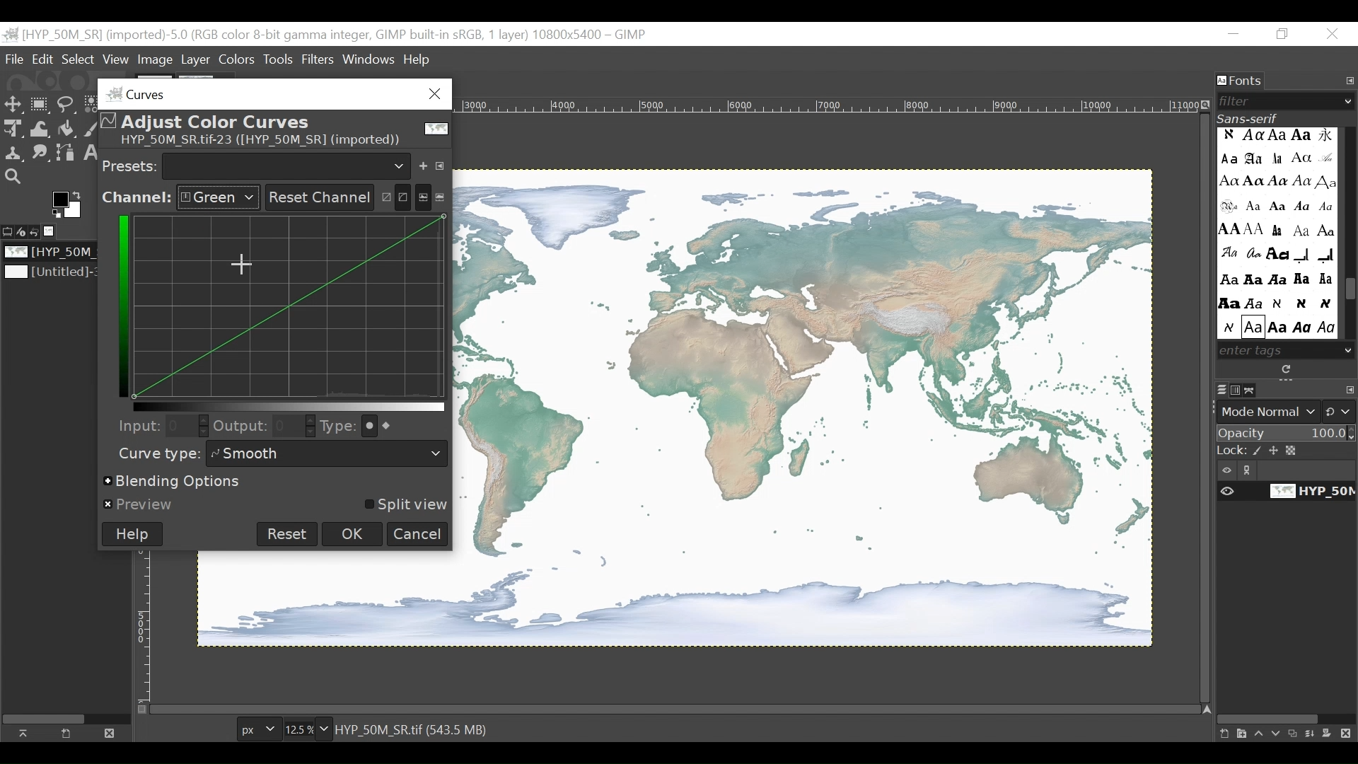 This screenshot has height=764, width=1358. What do you see at coordinates (443, 163) in the screenshot?
I see `Manage presets` at bounding box center [443, 163].